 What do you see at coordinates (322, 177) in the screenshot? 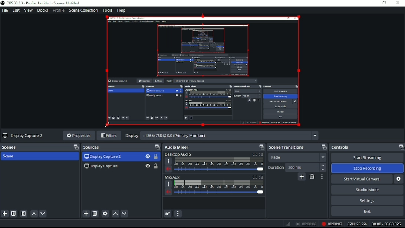
I see `Transition properties` at bounding box center [322, 177].